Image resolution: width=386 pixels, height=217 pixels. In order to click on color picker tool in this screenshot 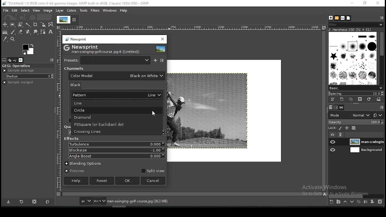, I will do `click(5, 39)`.